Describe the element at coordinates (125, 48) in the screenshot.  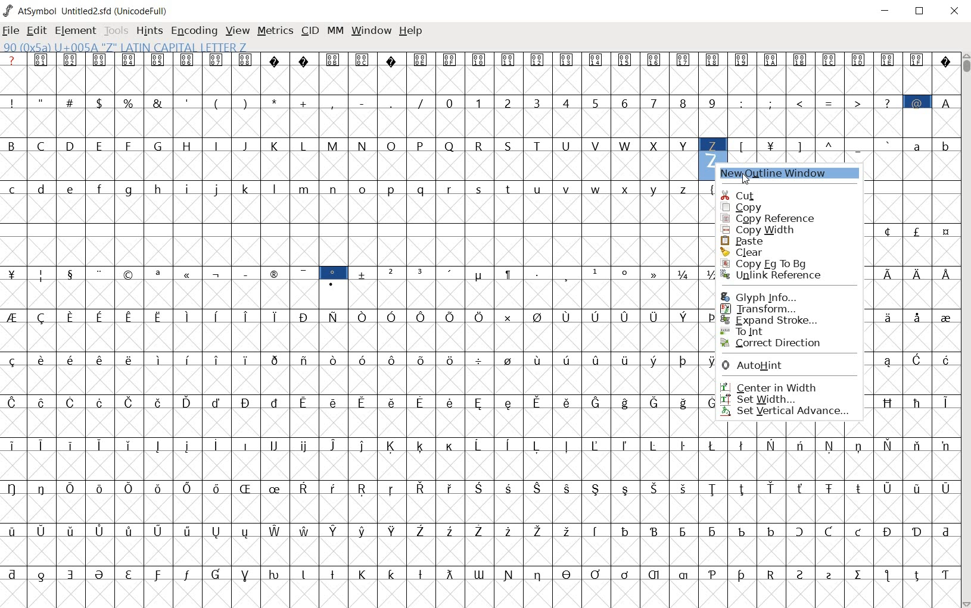
I see `90(0x5a) U+005A "Z" LATIN CAPITAL LETTER Z` at that location.